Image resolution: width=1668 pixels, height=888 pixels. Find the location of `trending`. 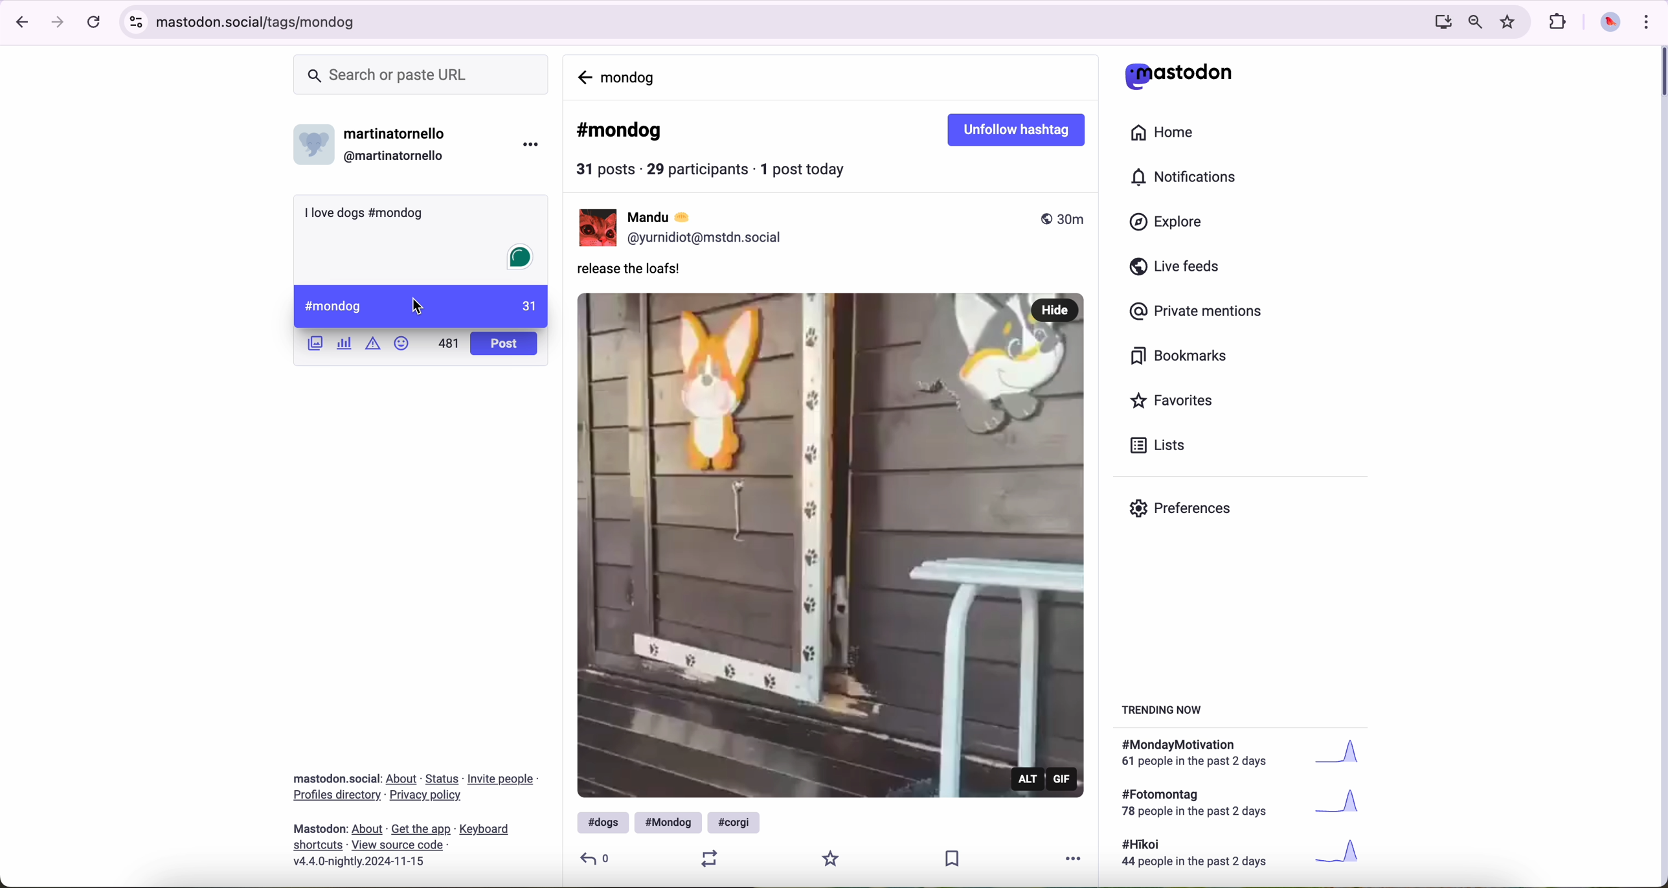

trending is located at coordinates (1166, 712).